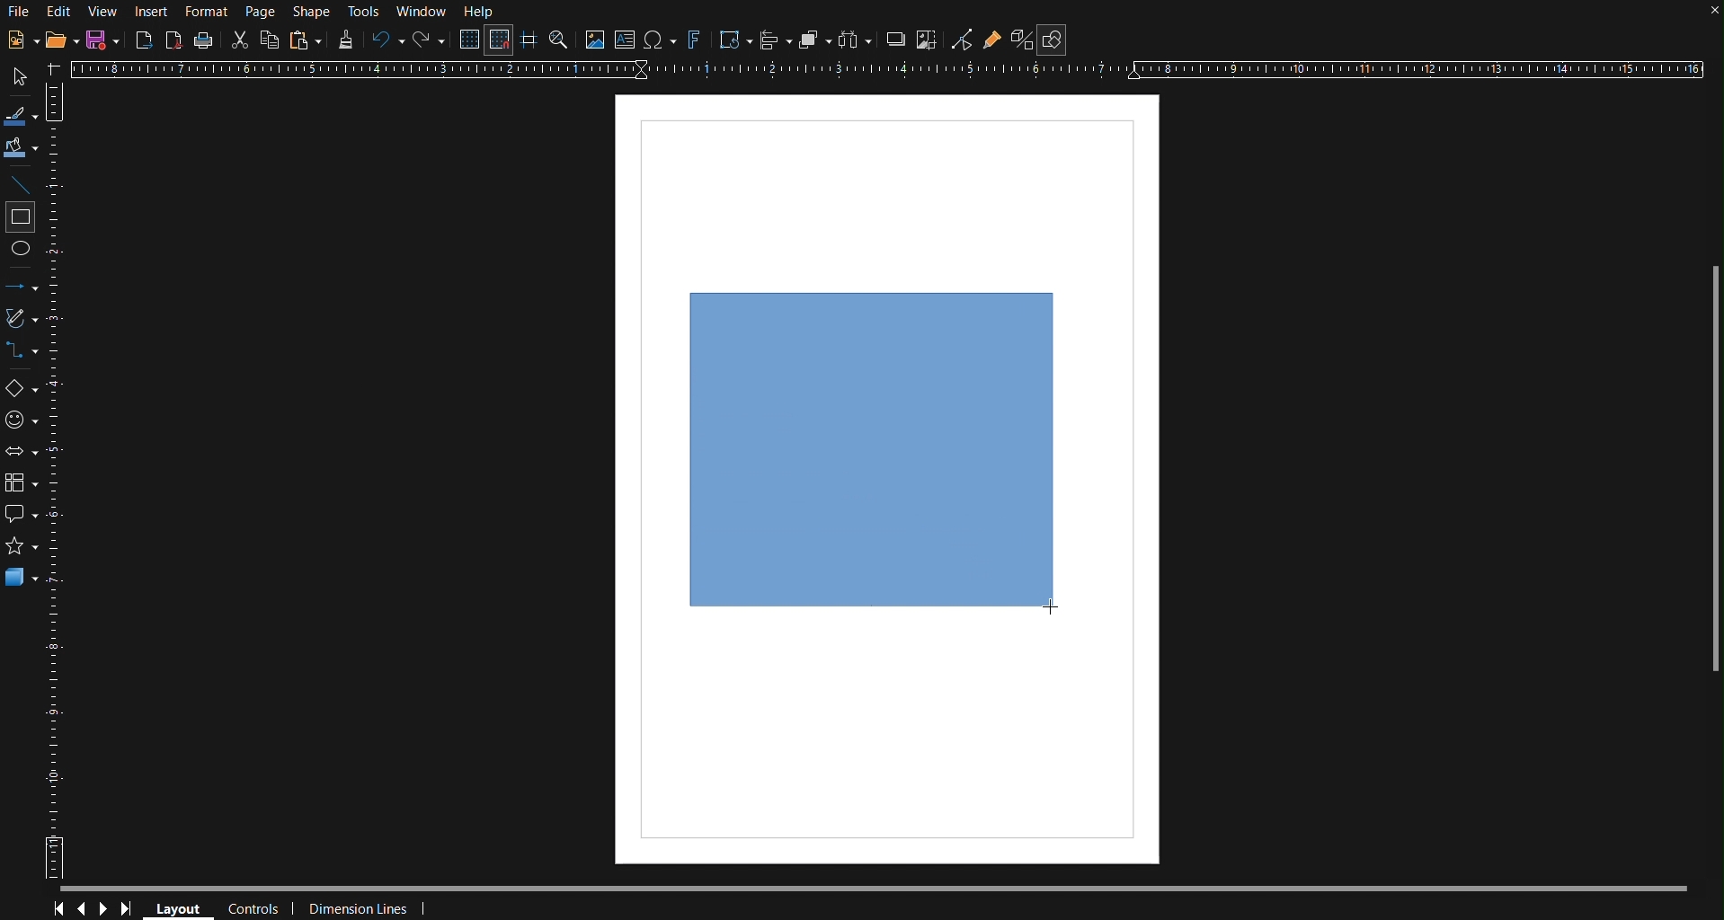 This screenshot has width=1724, height=920. I want to click on Insert Textbox, so click(626, 40).